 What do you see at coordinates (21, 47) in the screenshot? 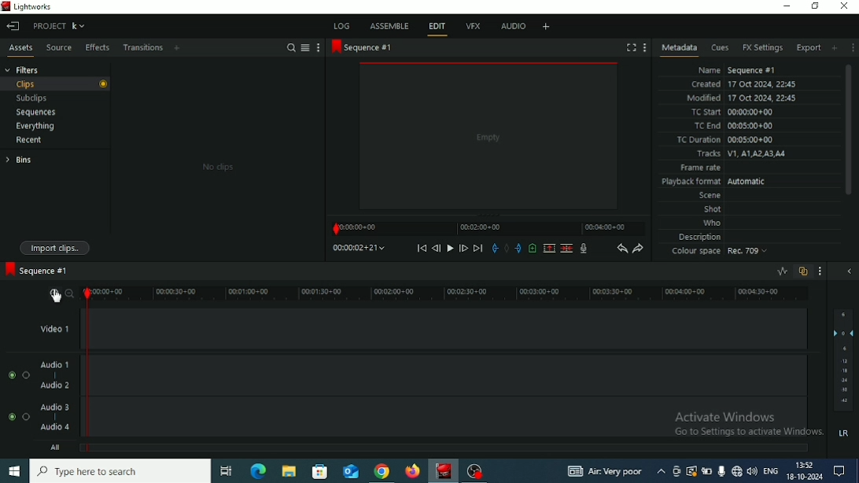
I see `Assets` at bounding box center [21, 47].